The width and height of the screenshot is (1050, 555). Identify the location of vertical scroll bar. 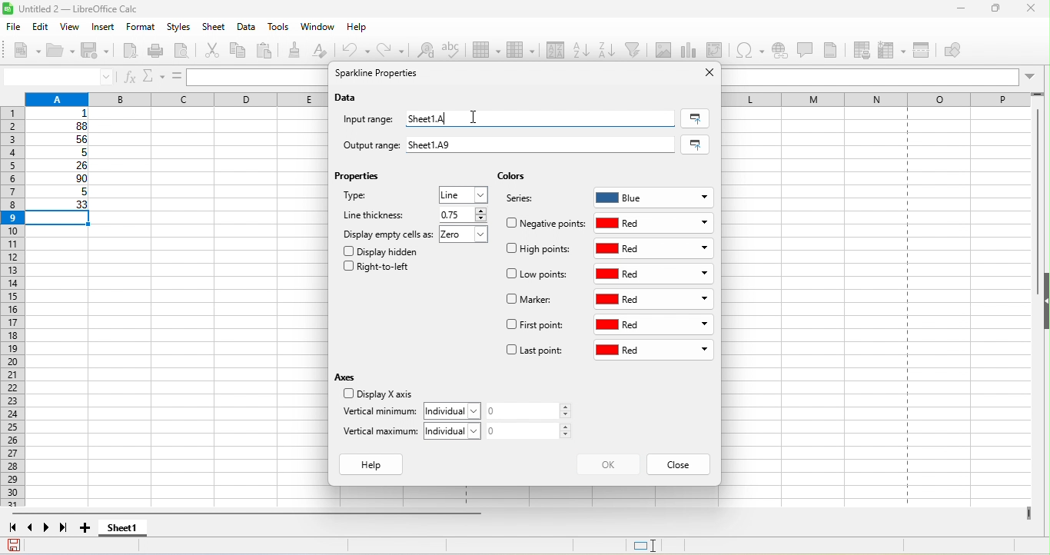
(1035, 201).